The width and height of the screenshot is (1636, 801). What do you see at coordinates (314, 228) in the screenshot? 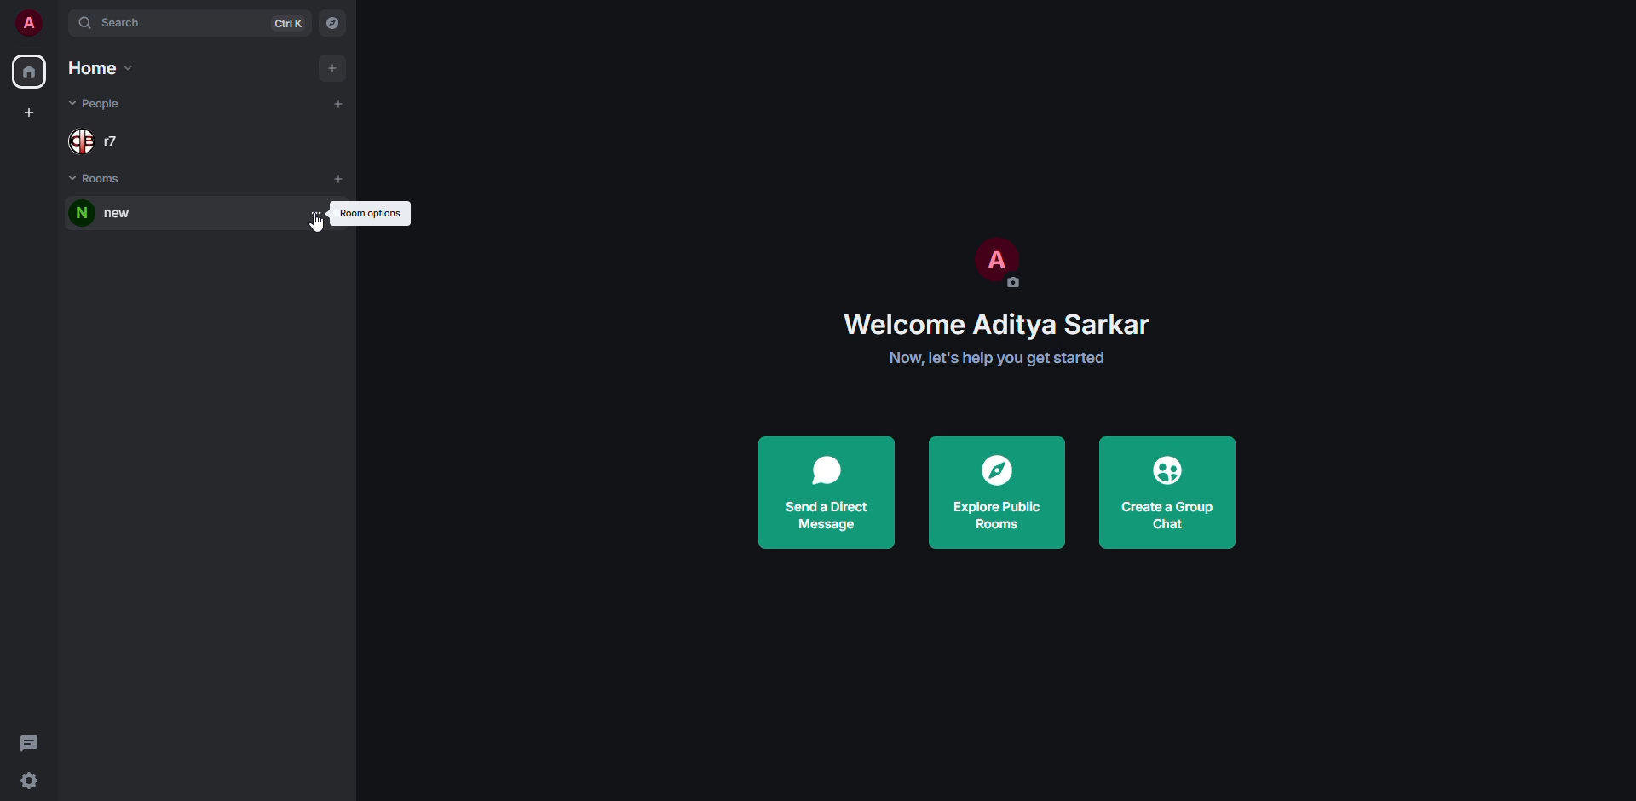
I see `cursor` at bounding box center [314, 228].